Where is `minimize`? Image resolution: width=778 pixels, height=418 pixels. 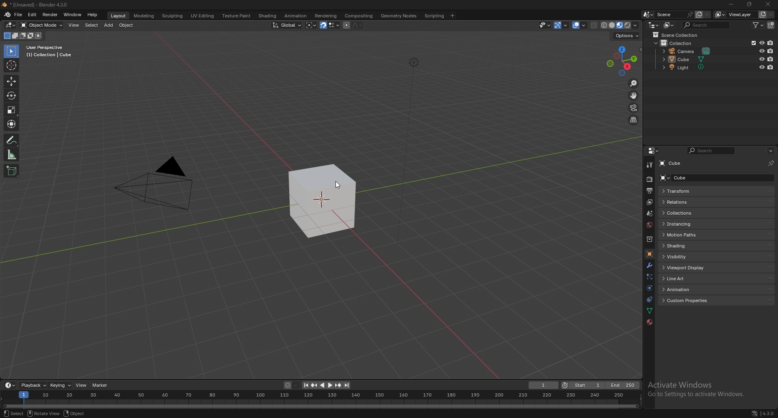 minimize is located at coordinates (731, 4).